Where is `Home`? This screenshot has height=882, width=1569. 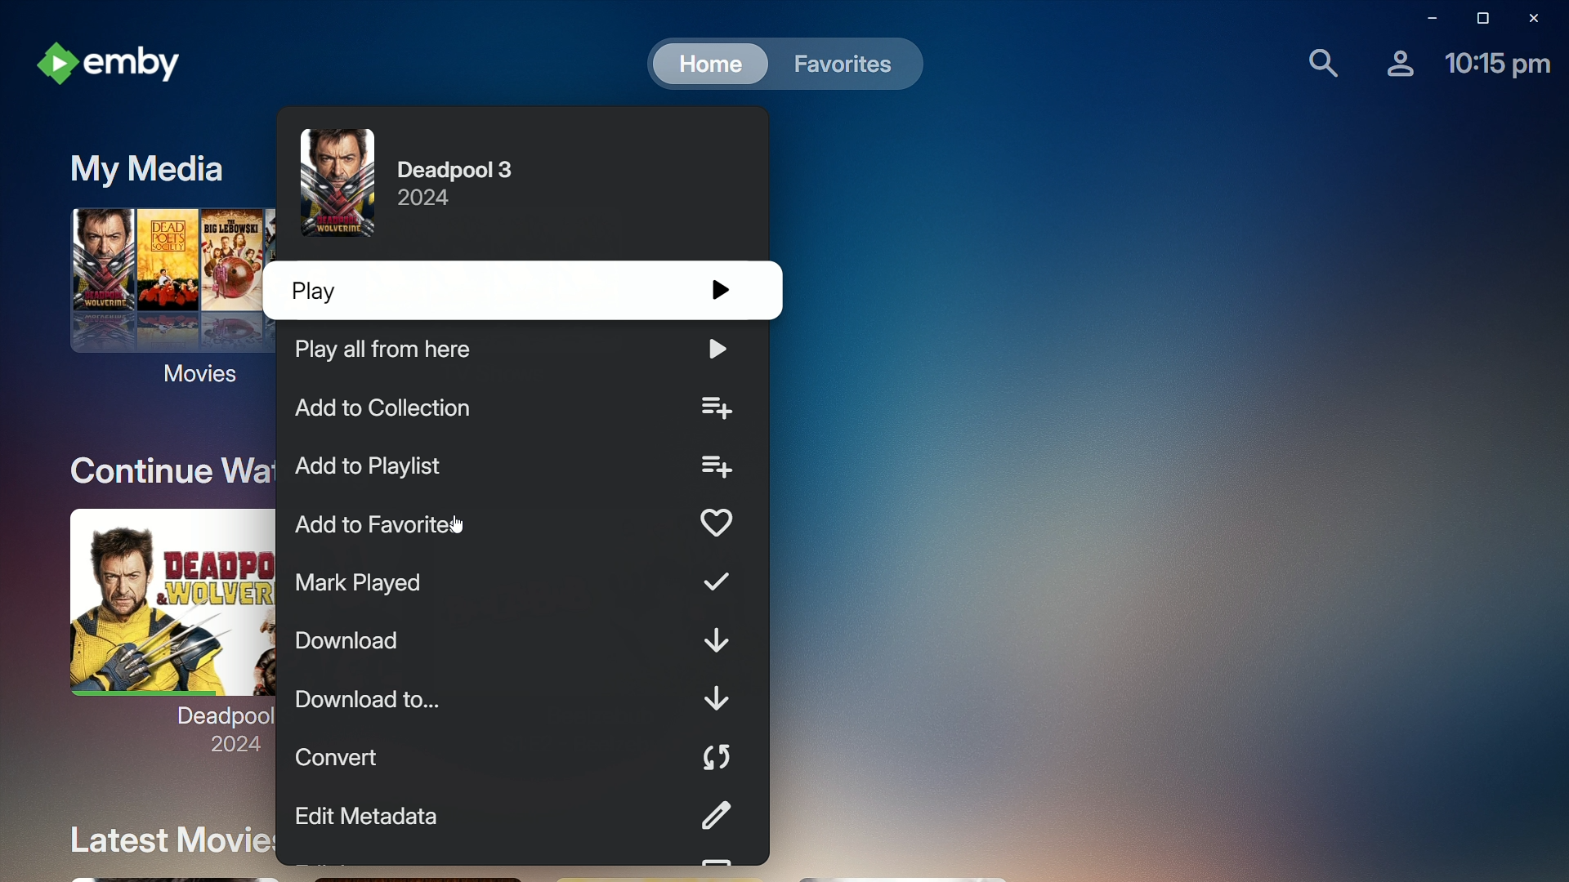
Home is located at coordinates (703, 64).